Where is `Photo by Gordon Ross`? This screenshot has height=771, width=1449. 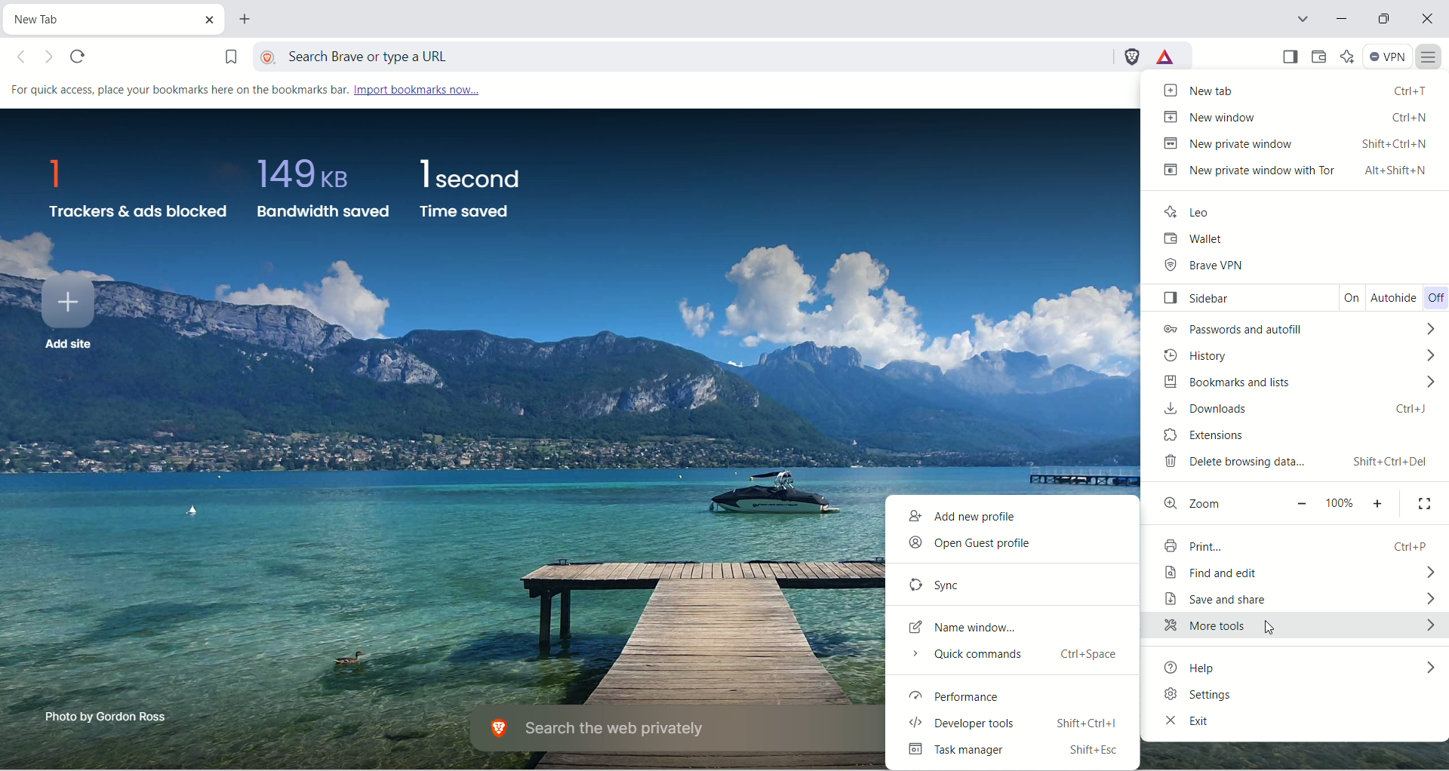
Photo by Gordon Ross is located at coordinates (109, 717).